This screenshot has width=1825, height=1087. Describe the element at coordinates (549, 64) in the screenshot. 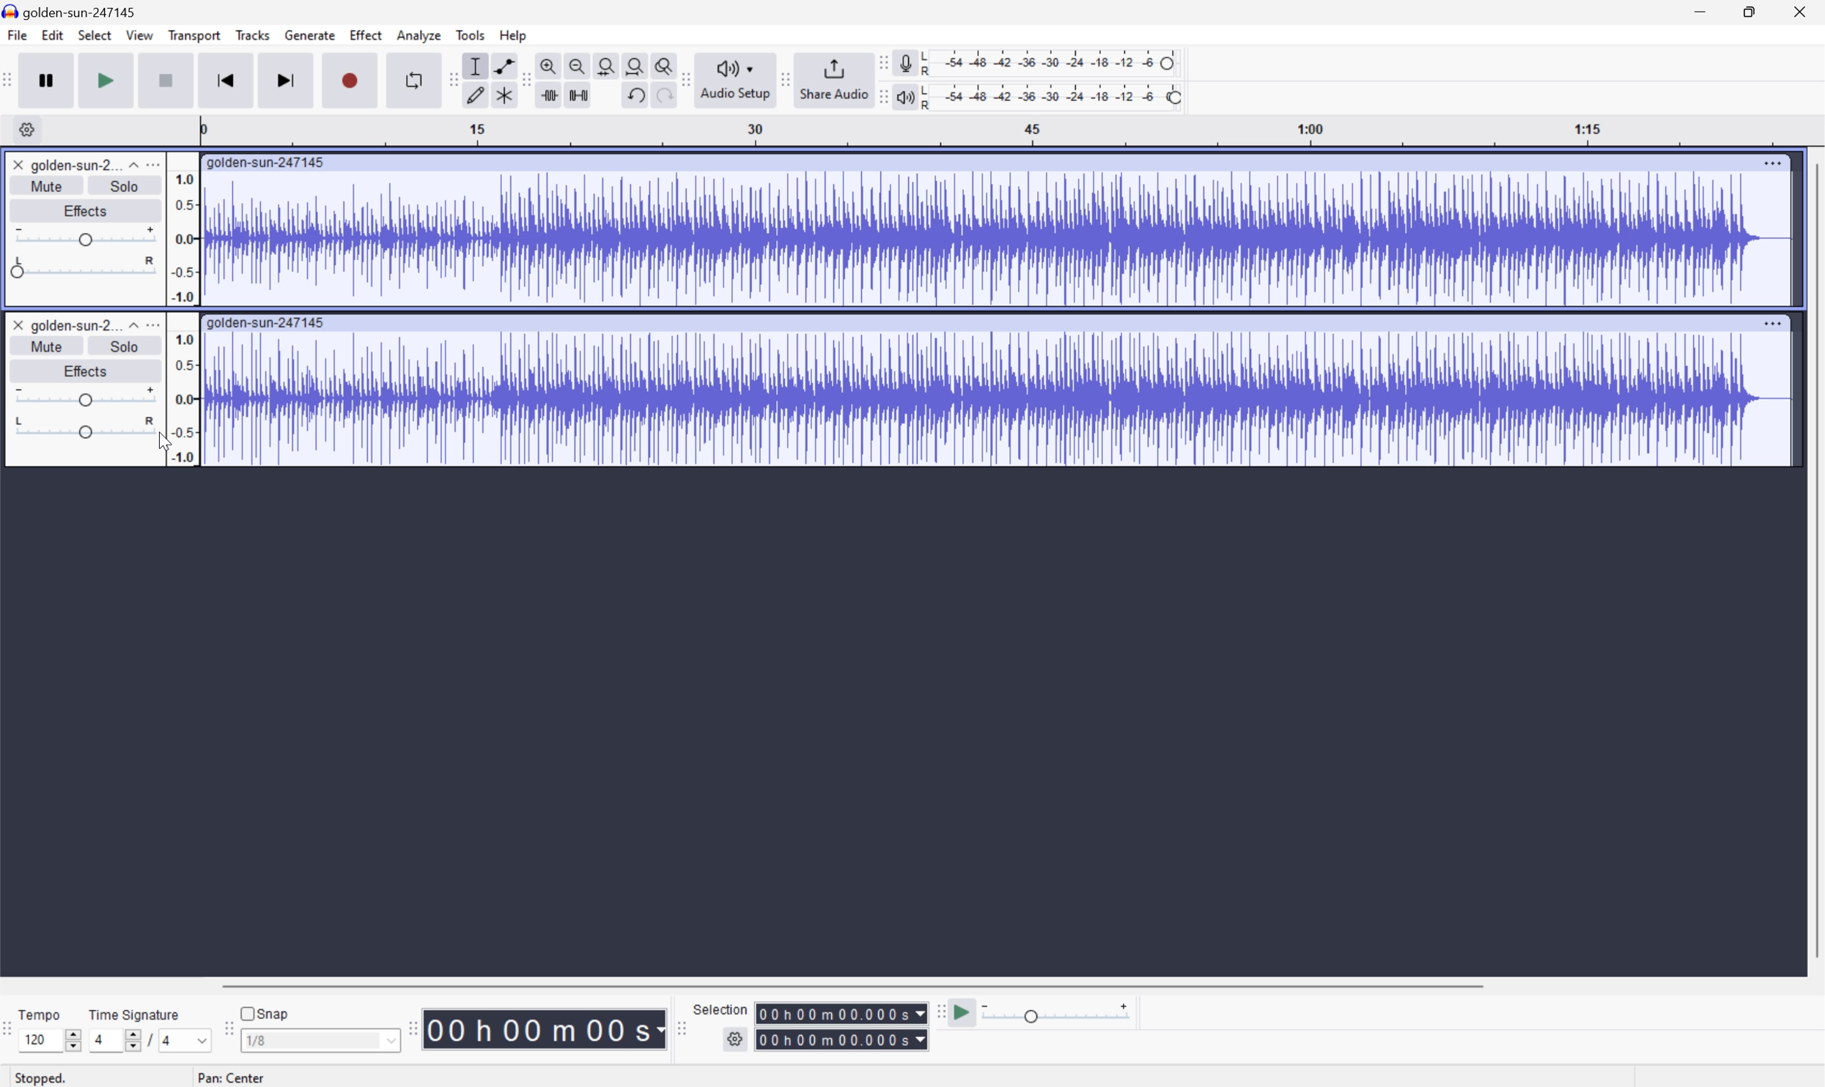

I see `Zoom in` at that location.